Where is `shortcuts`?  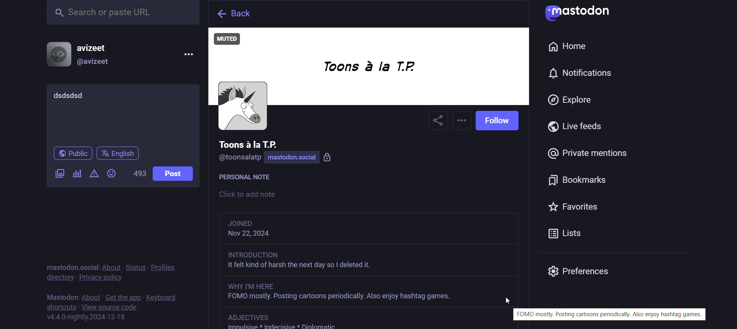 shortcuts is located at coordinates (60, 306).